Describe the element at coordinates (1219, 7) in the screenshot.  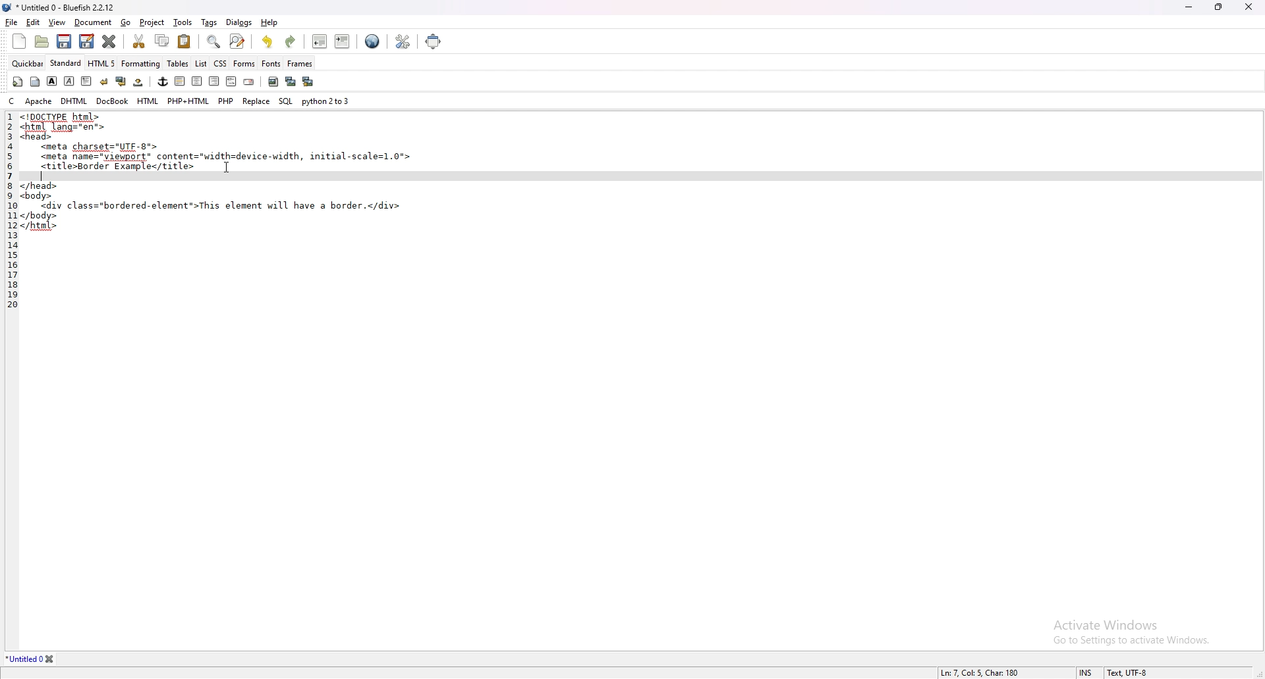
I see `resize` at that location.